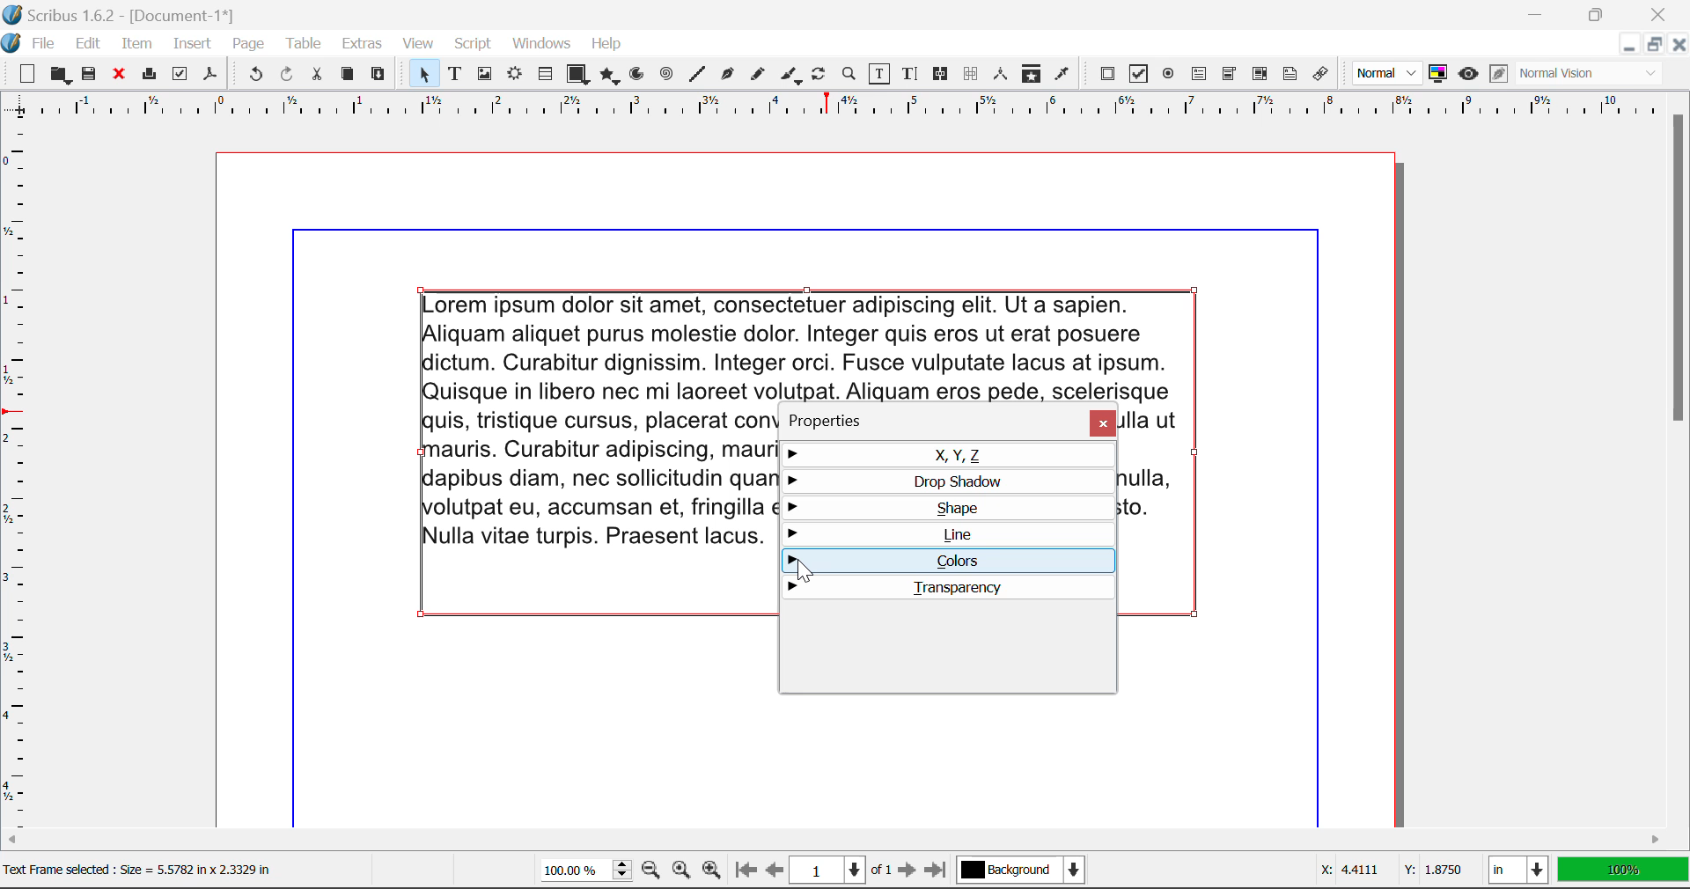 The image size is (1690, 889). Describe the element at coordinates (1062, 77) in the screenshot. I see `Eyedropper` at that location.